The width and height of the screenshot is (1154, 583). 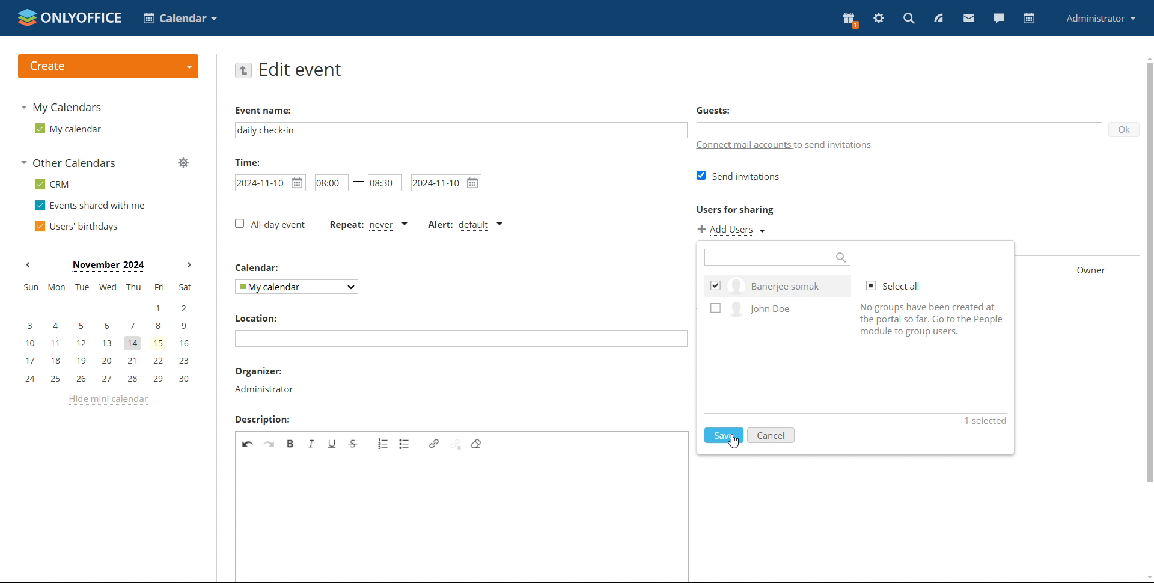 What do you see at coordinates (76, 226) in the screenshot?
I see `users' birthdays` at bounding box center [76, 226].